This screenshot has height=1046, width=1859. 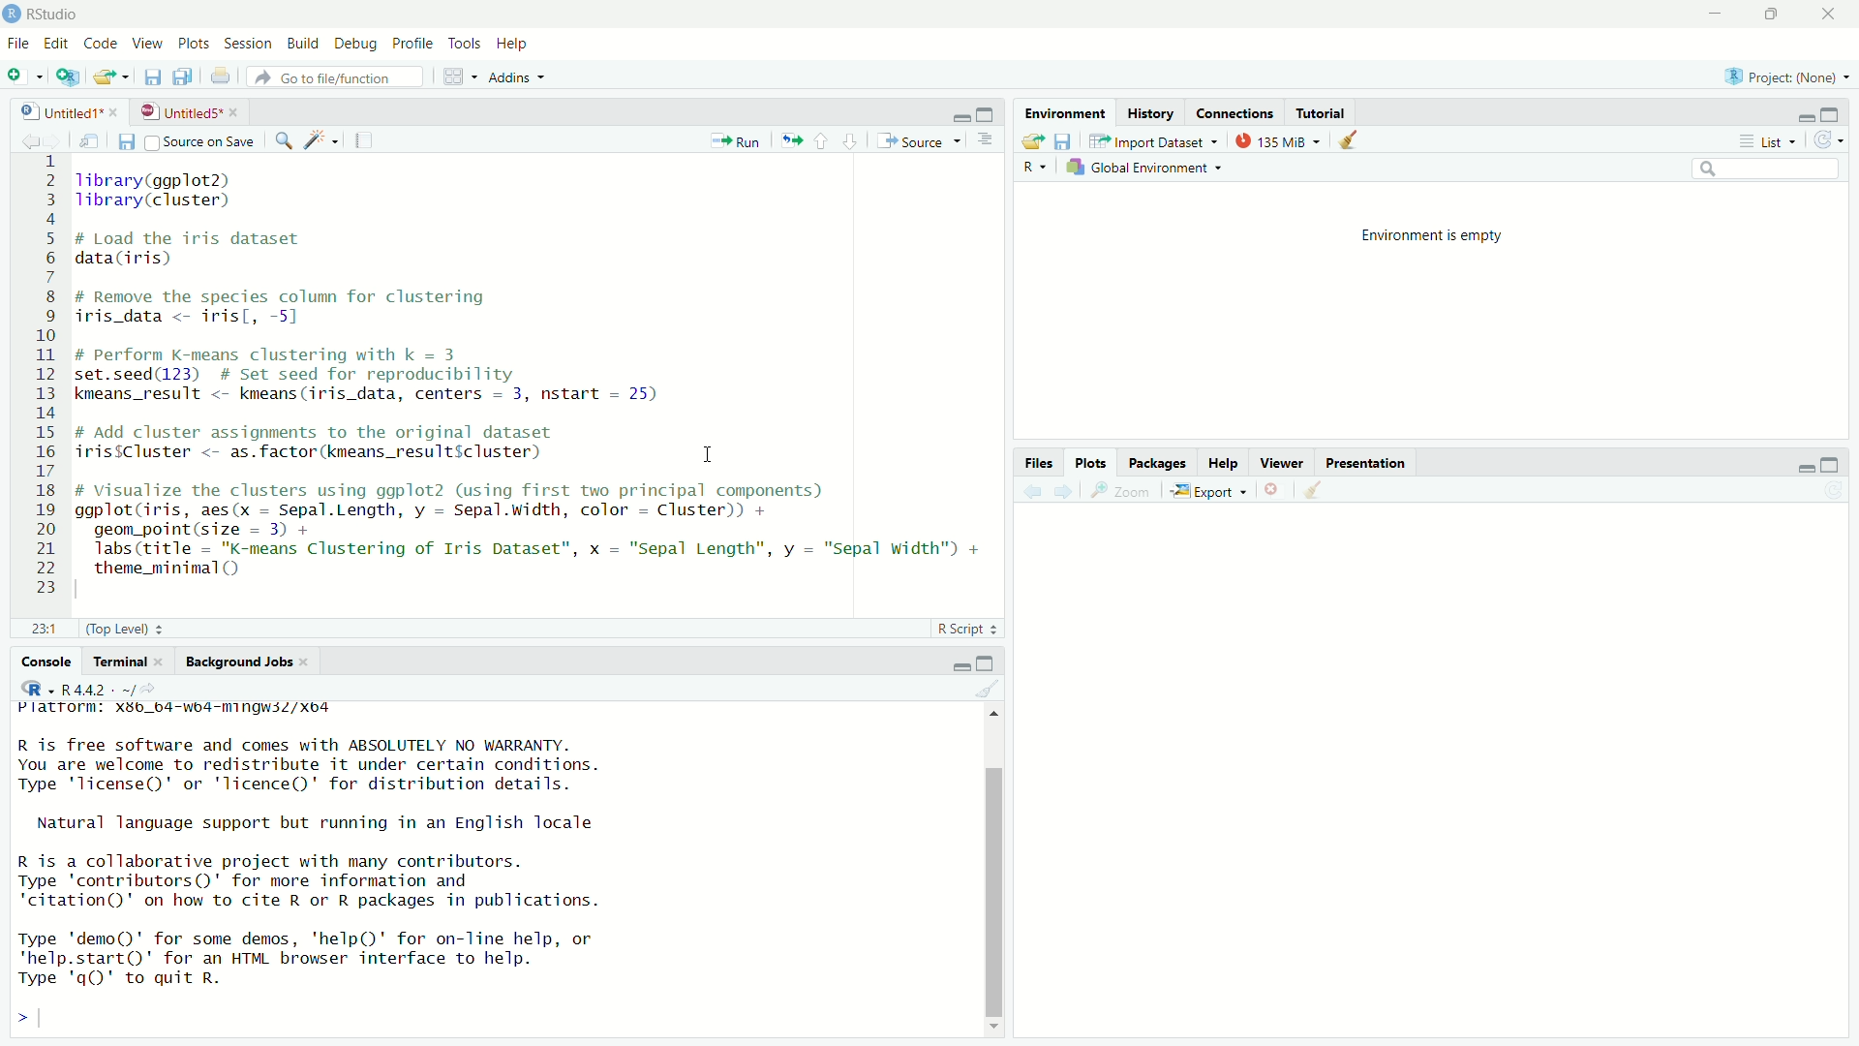 I want to click on untitled1, so click(x=51, y=108).